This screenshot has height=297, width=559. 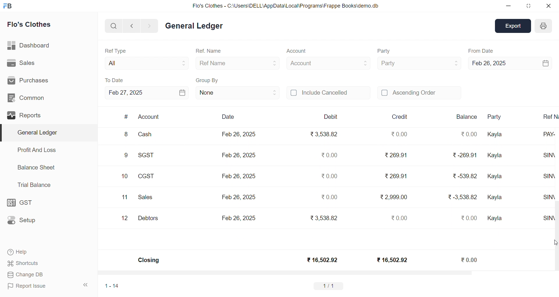 What do you see at coordinates (481, 51) in the screenshot?
I see `From Date` at bounding box center [481, 51].